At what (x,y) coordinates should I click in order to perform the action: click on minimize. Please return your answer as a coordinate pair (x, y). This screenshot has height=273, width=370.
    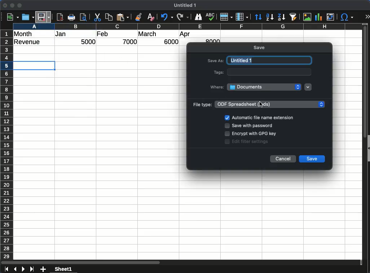
    Looking at the image, I should click on (13, 5).